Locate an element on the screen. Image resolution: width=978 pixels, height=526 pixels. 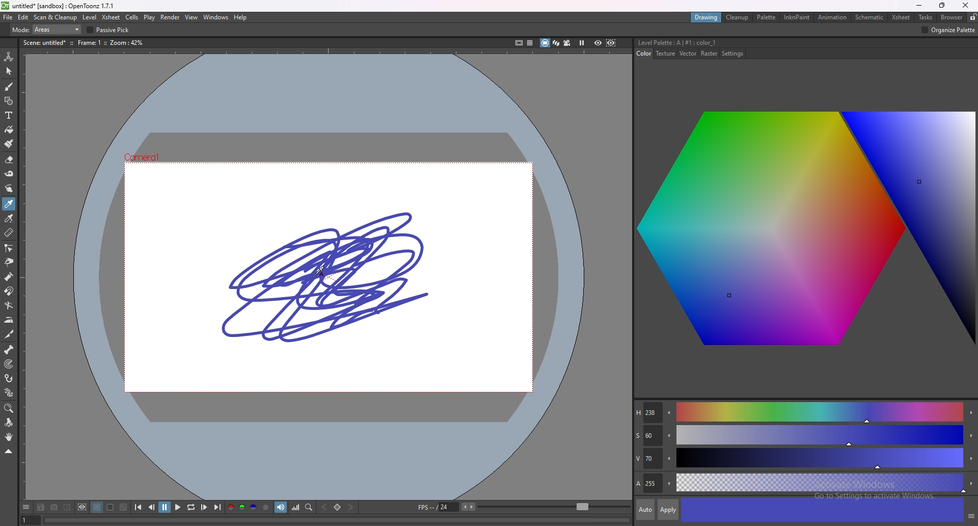
histogram is located at coordinates (295, 507).